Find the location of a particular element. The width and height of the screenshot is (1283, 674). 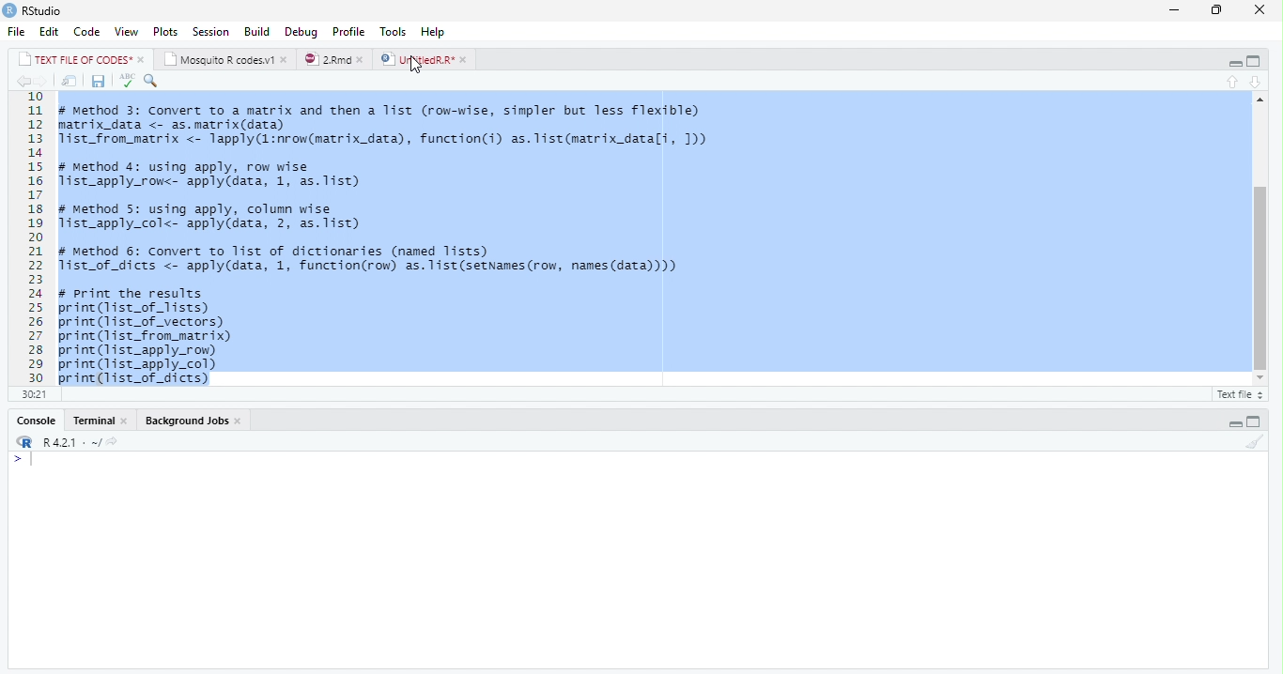

Code is located at coordinates (87, 31).